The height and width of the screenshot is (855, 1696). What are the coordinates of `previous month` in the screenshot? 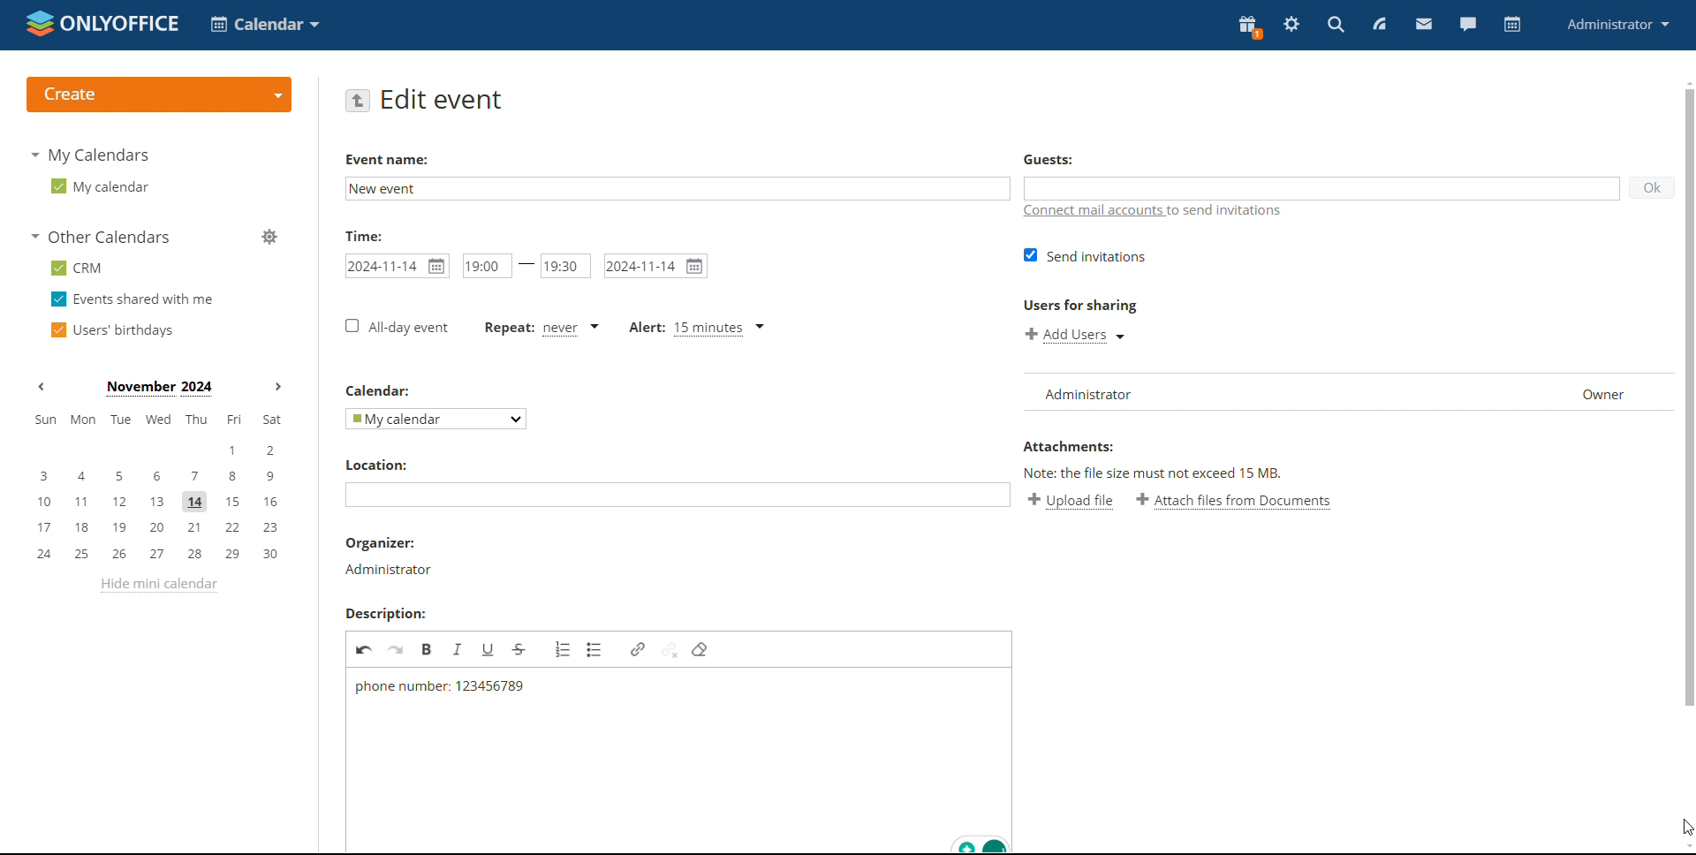 It's located at (42, 388).